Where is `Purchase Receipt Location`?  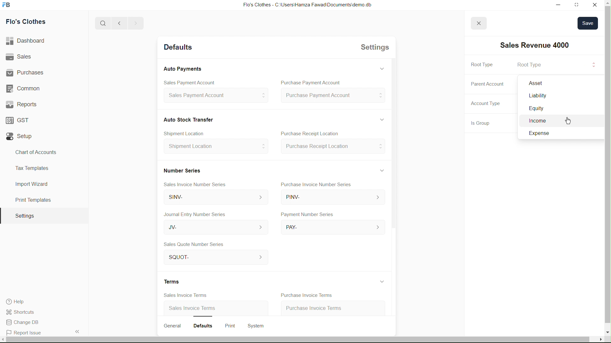 Purchase Receipt Location is located at coordinates (320, 134).